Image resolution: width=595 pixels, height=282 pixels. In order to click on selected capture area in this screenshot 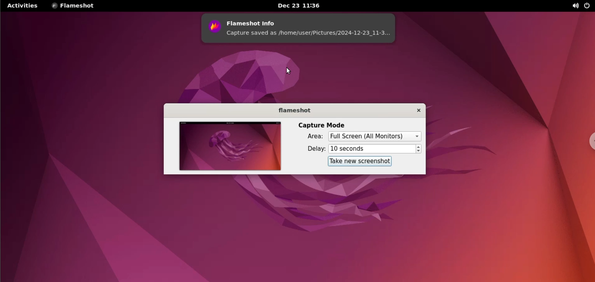, I will do `click(374, 136)`.